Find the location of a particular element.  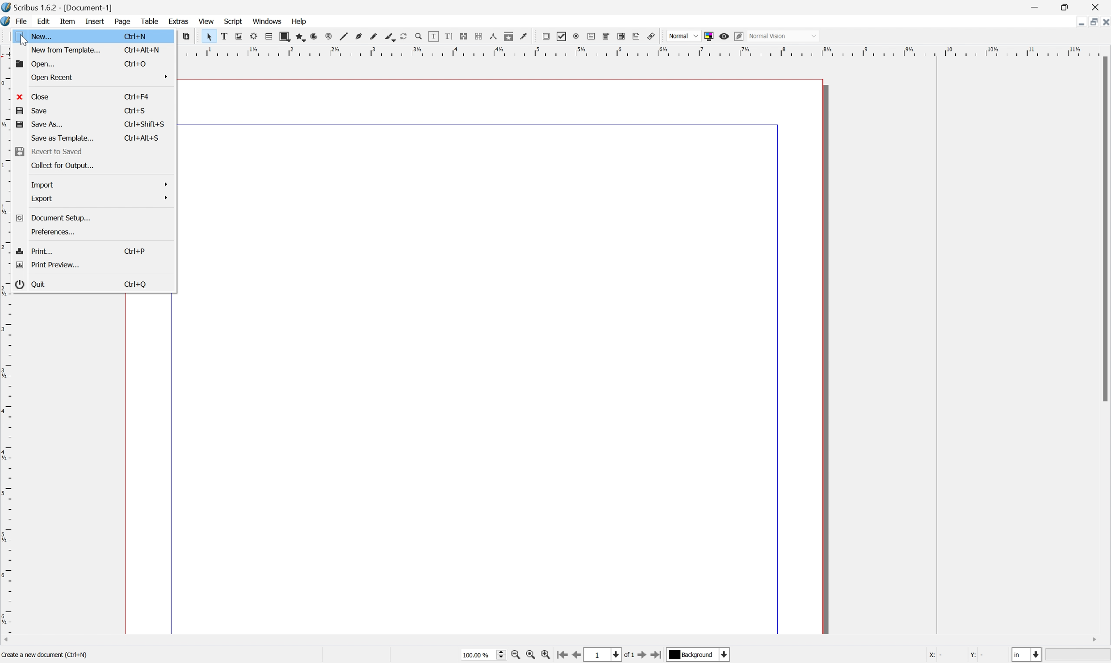

go to last page is located at coordinates (658, 655).